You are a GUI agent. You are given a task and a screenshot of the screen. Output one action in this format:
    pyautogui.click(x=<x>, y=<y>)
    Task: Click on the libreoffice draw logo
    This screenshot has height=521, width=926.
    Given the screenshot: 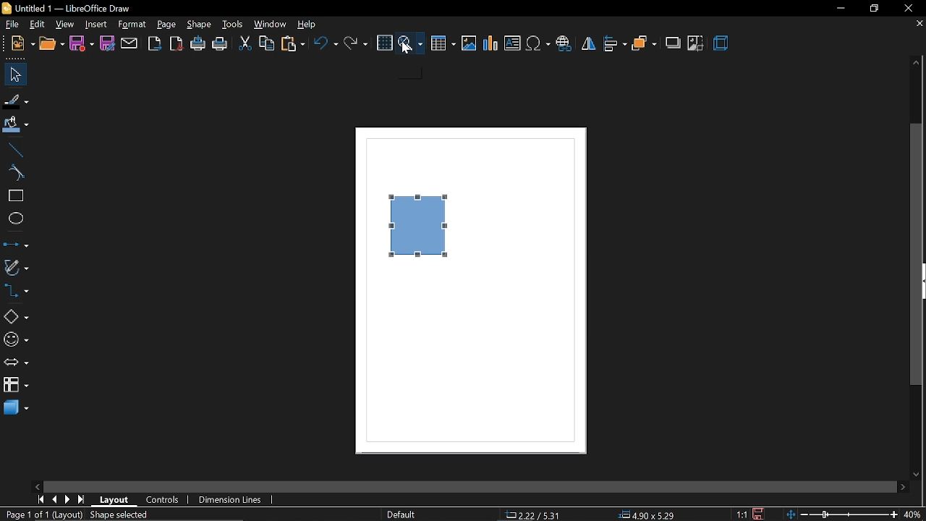 What is the action you would take?
    pyautogui.click(x=6, y=8)
    